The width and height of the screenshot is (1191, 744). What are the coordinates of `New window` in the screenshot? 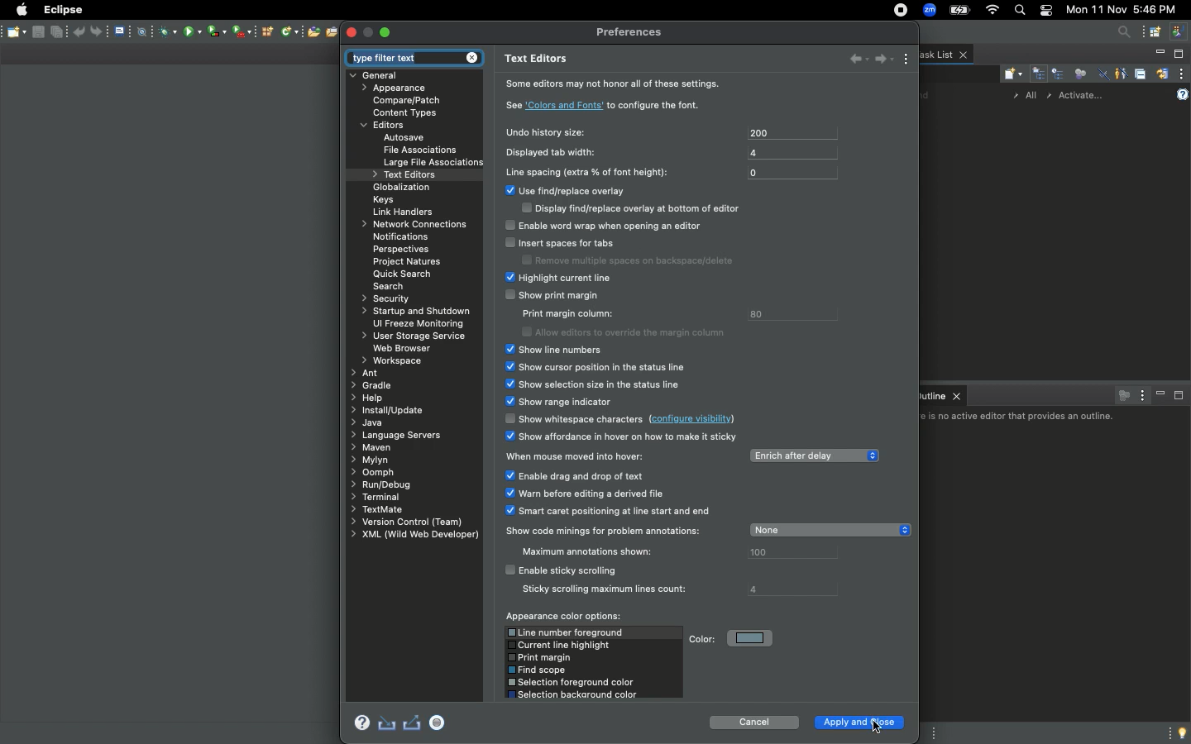 It's located at (1168, 31).